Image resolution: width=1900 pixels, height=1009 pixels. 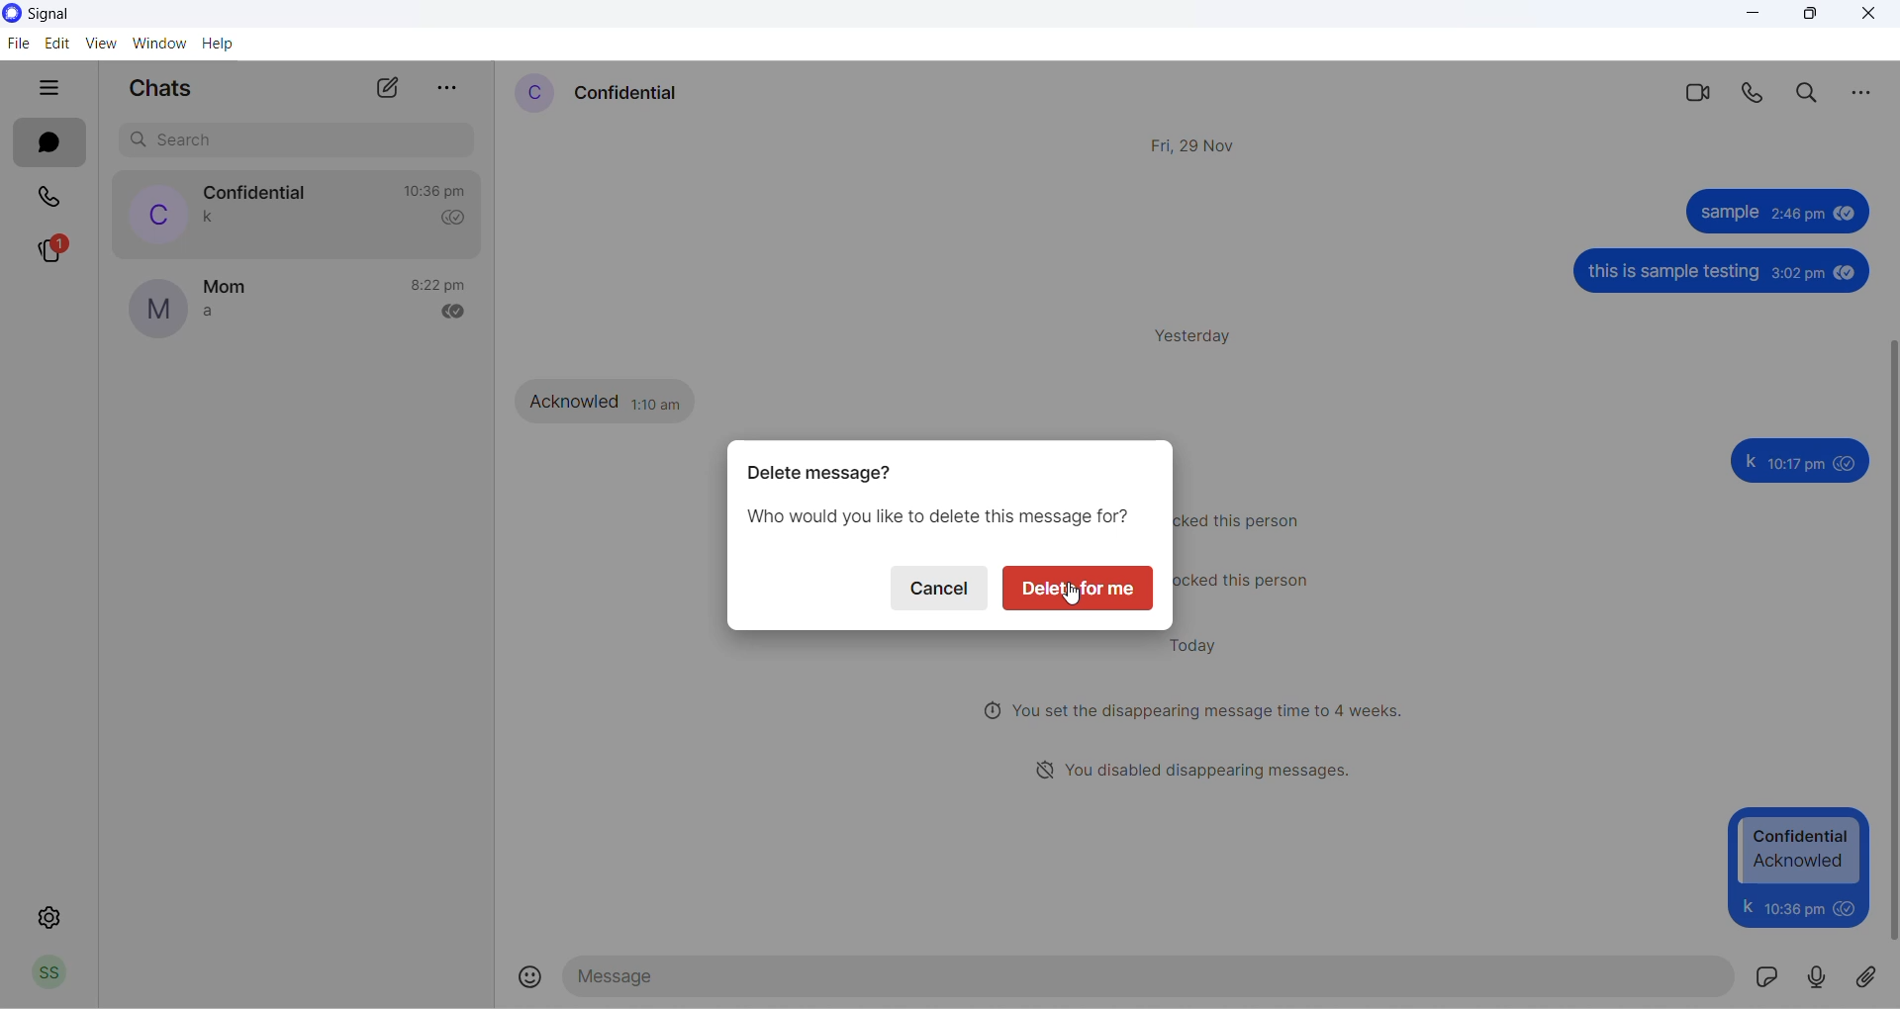 I want to click on share attachments, so click(x=1872, y=973).